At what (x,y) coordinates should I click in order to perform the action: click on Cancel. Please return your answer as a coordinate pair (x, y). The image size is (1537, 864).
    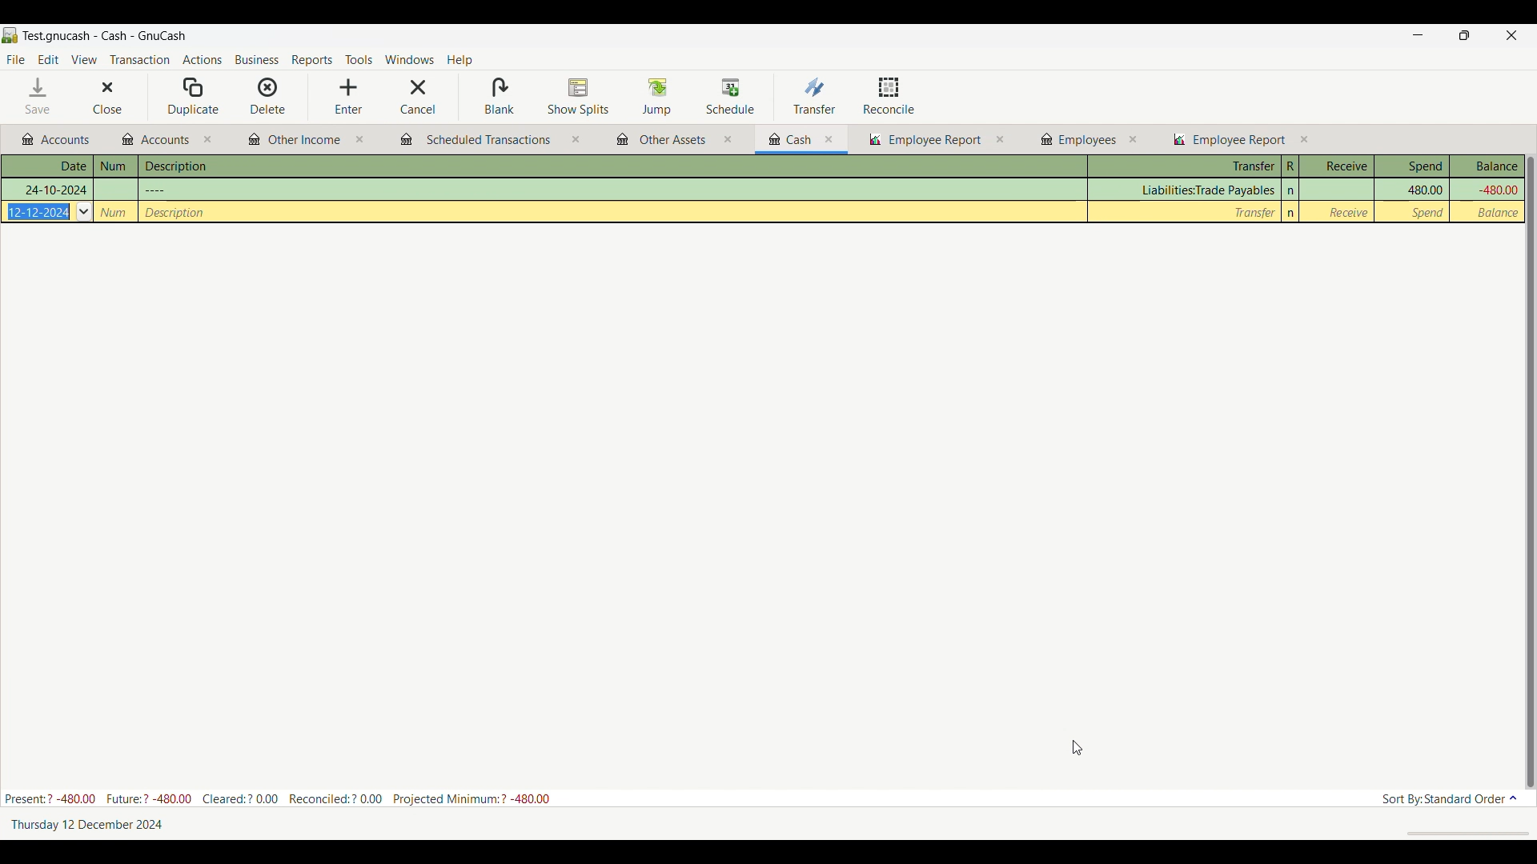
    Looking at the image, I should click on (420, 97).